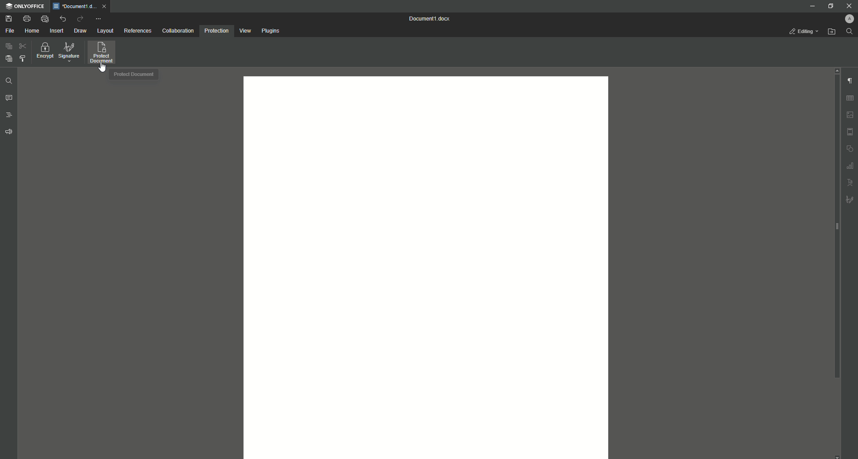 This screenshot has width=858, height=459. I want to click on Shape settings, so click(850, 149).